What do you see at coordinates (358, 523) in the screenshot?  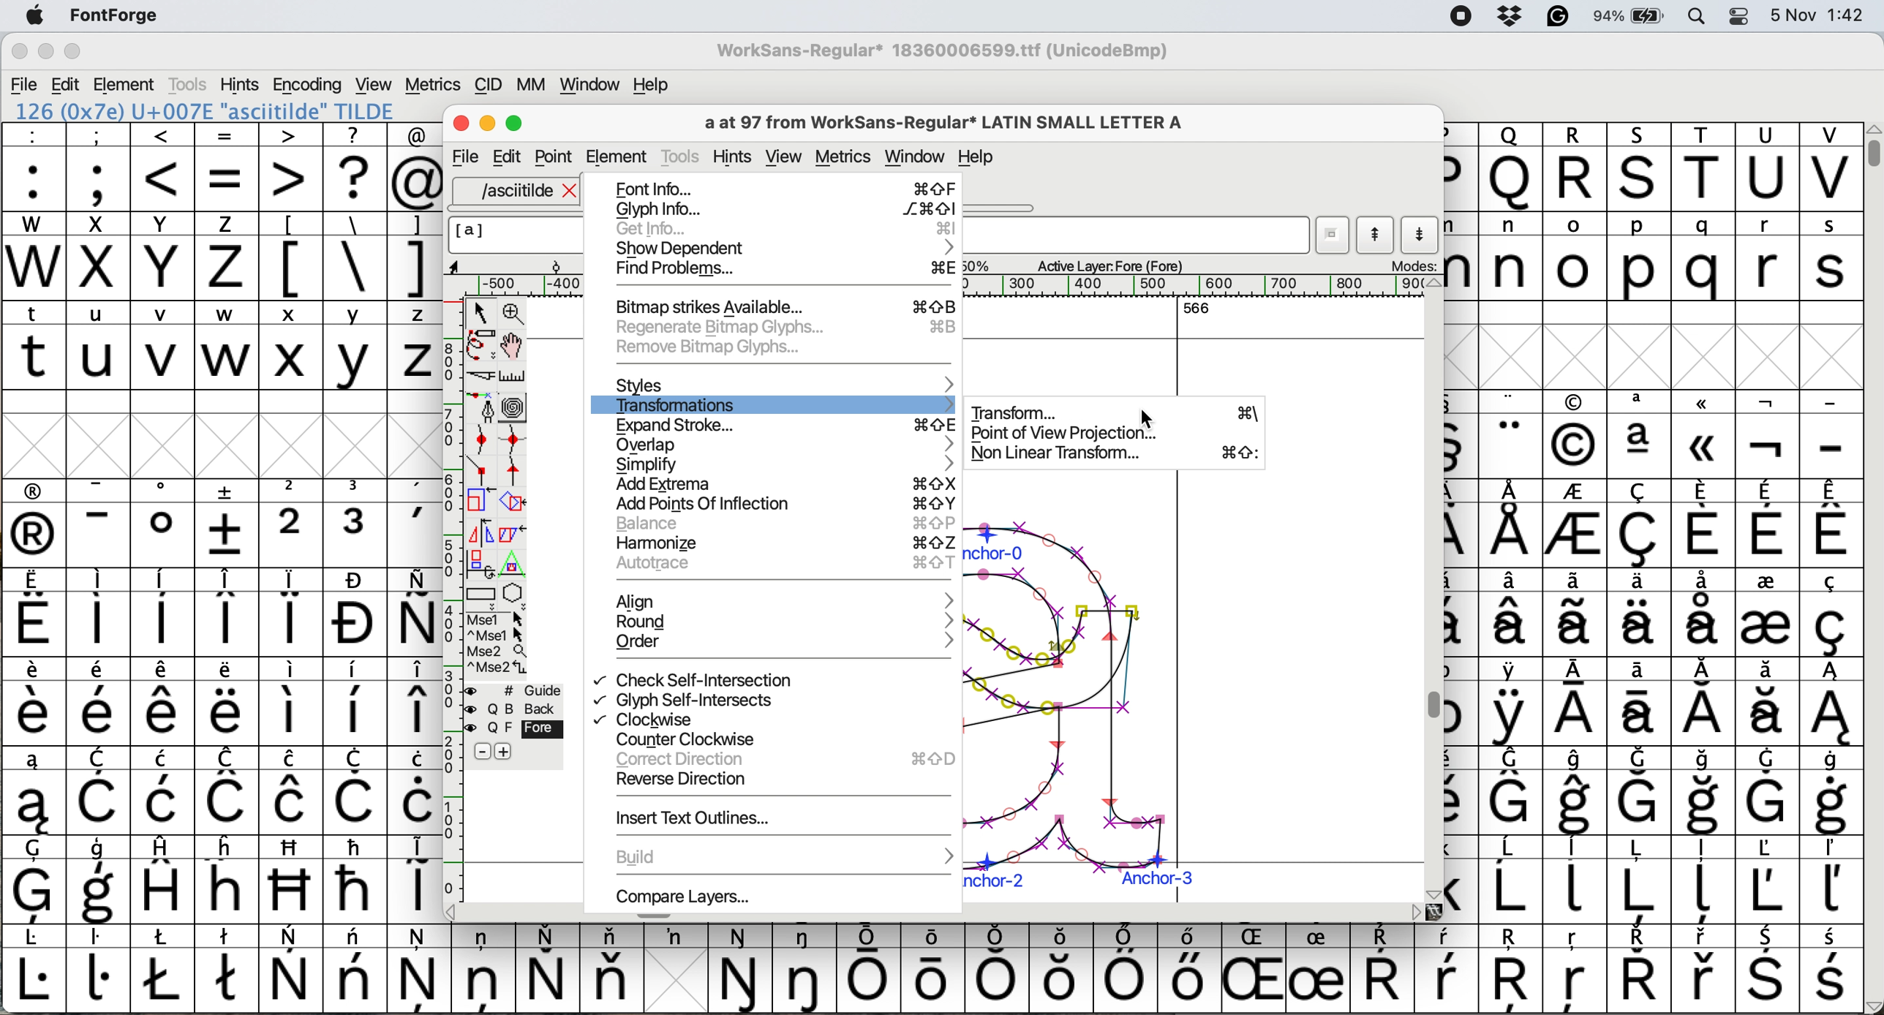 I see `symbol` at bounding box center [358, 523].